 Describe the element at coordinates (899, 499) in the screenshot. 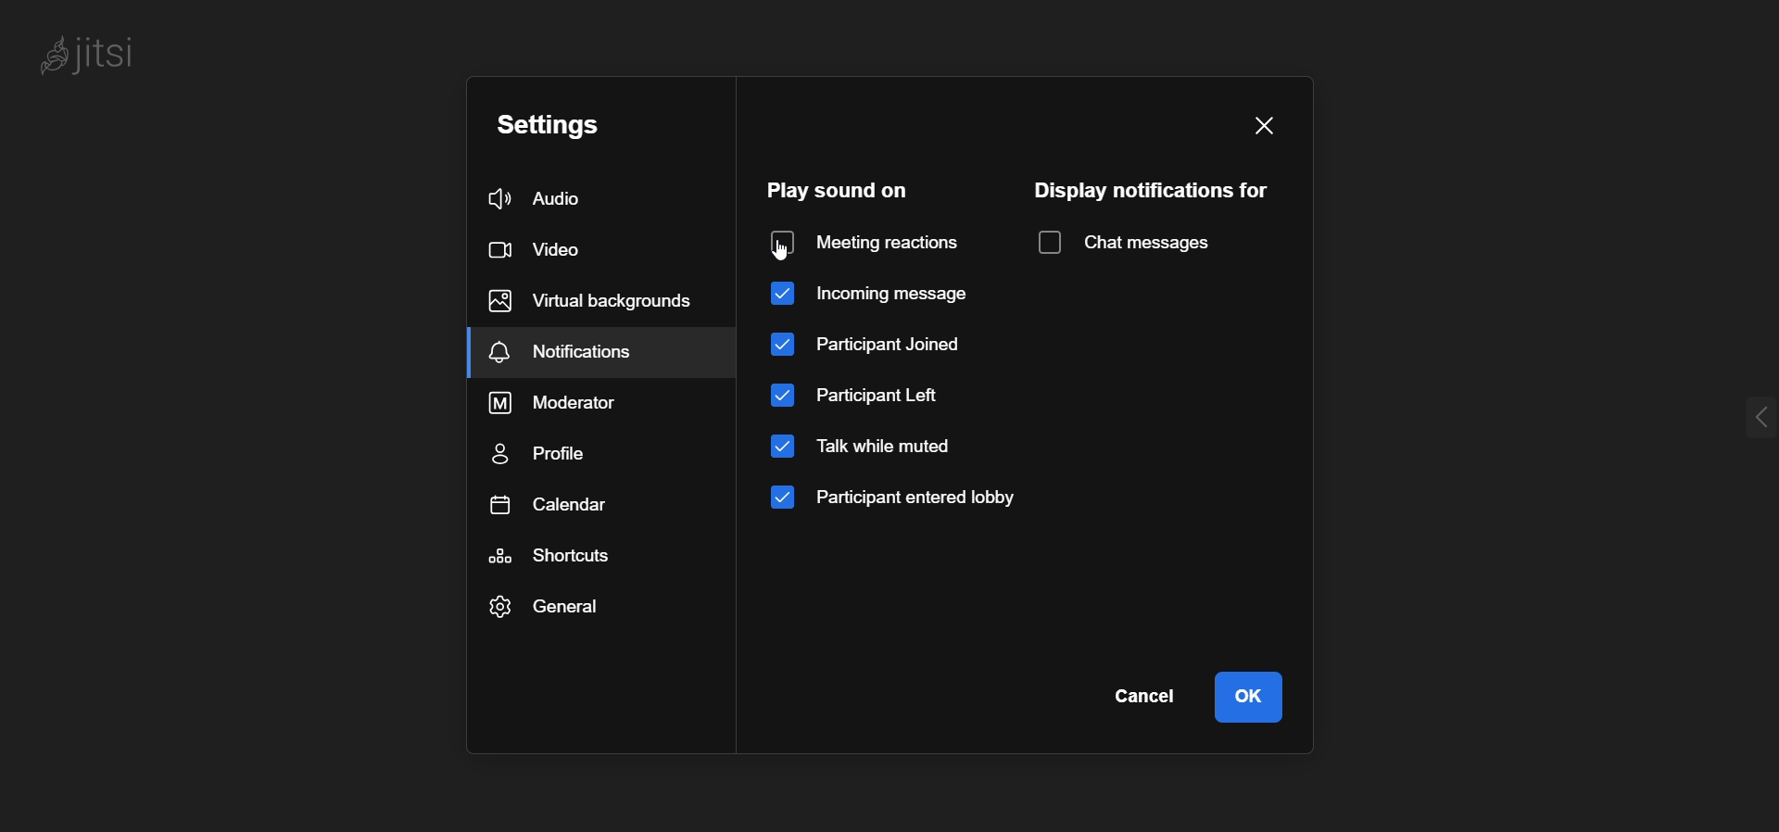

I see `participant entered lobby` at that location.